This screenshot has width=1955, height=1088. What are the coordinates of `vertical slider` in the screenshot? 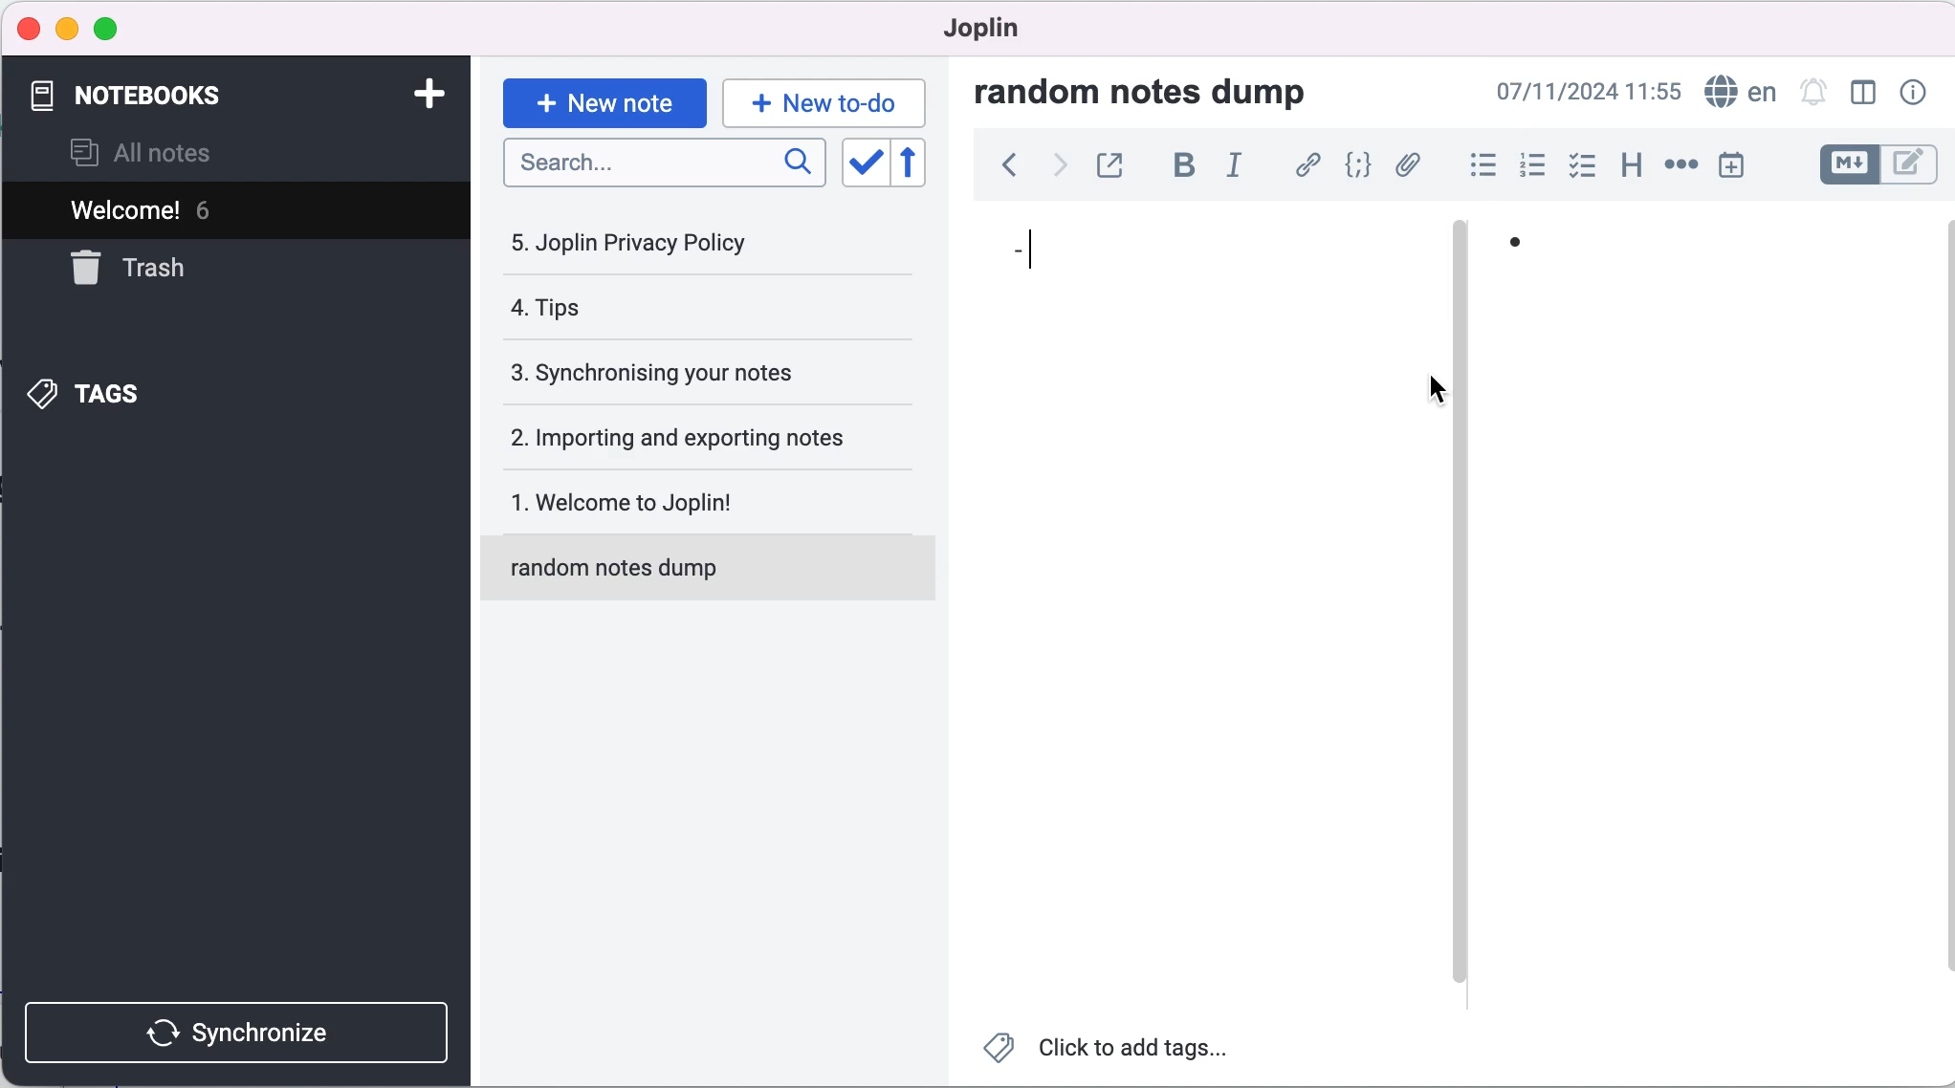 It's located at (1461, 268).